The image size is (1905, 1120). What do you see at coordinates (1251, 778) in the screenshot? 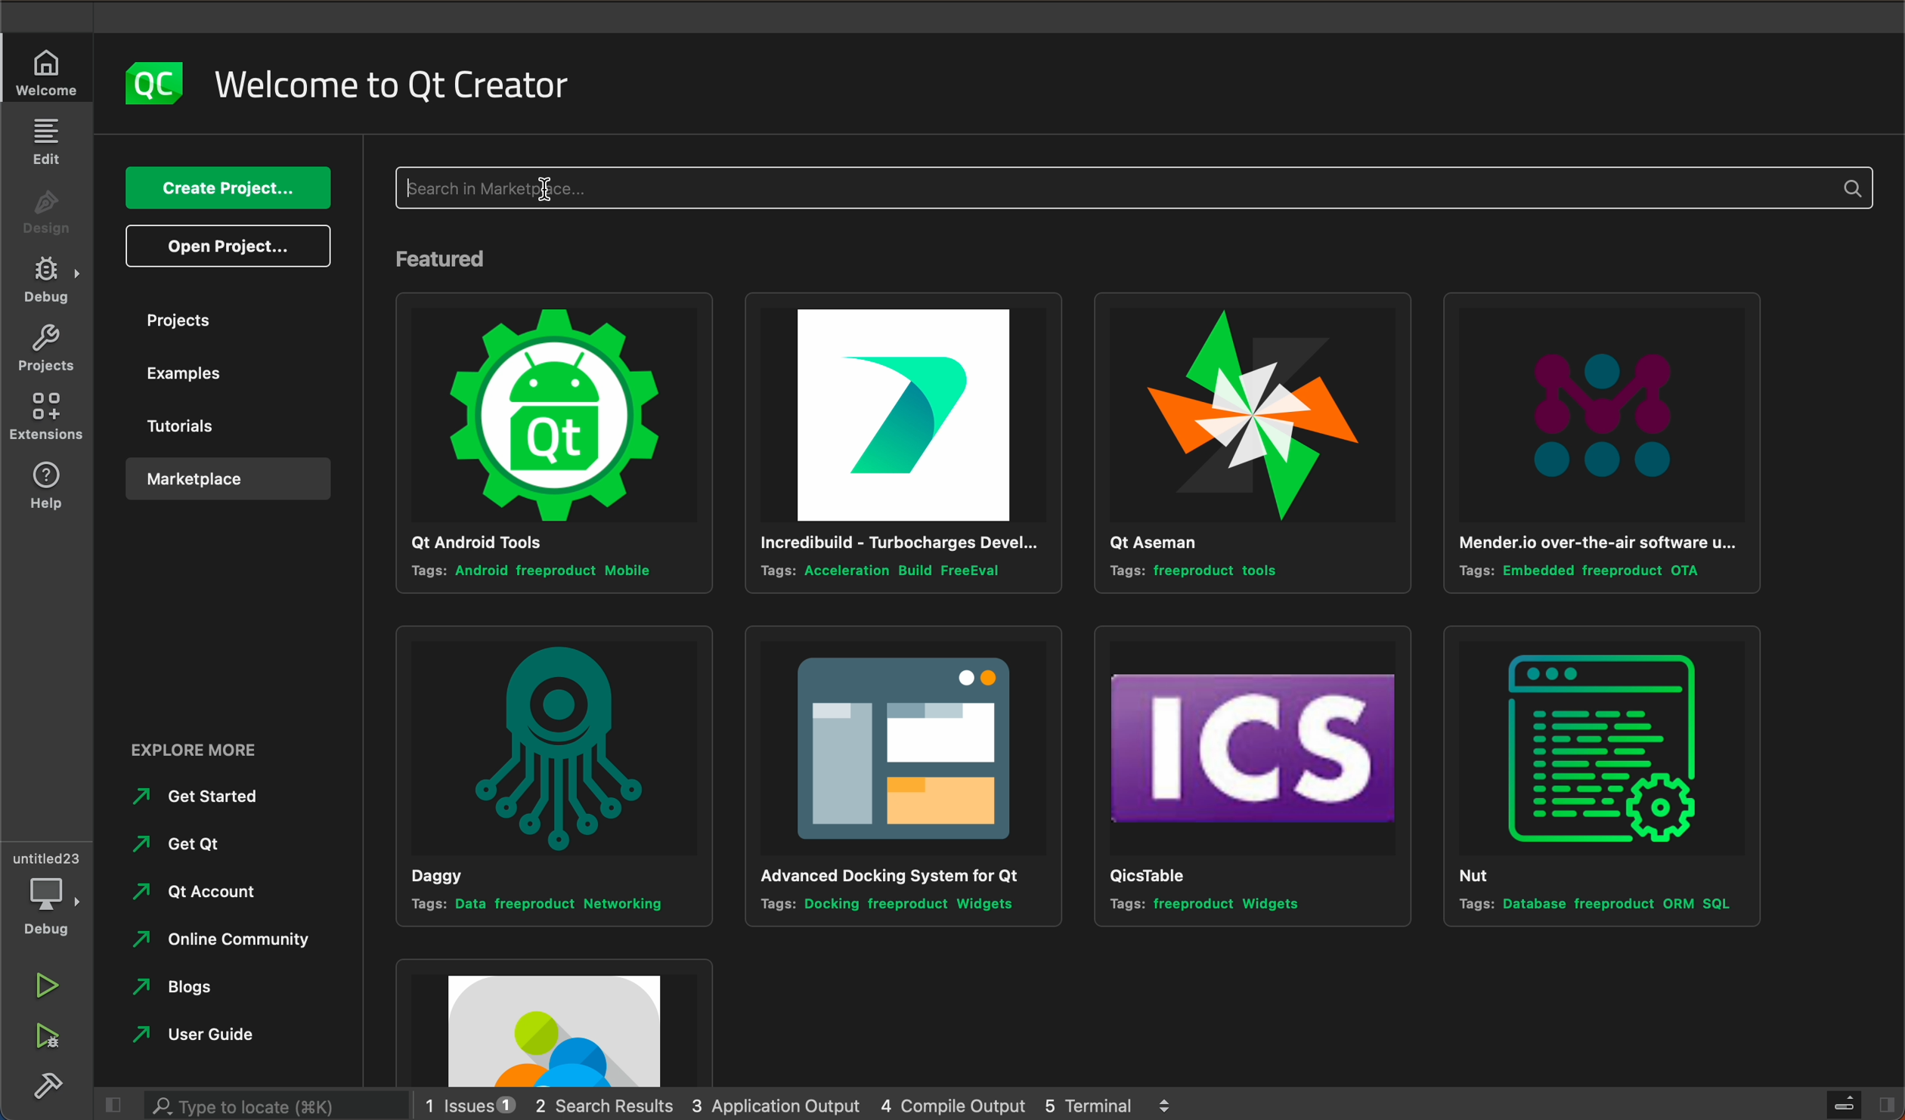
I see `` at bounding box center [1251, 778].